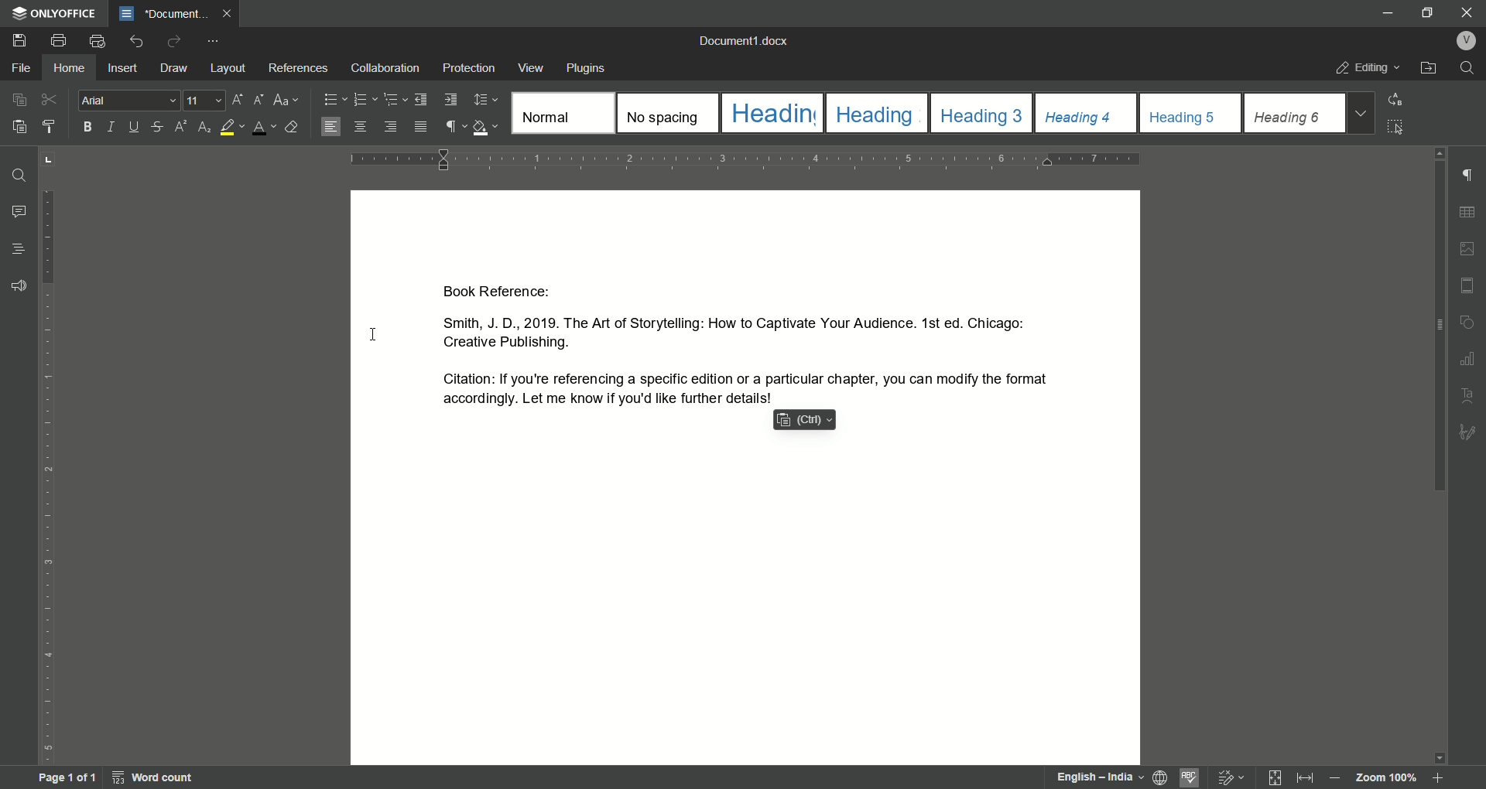 This screenshot has width=1486, height=789. I want to click on document name, so click(744, 39).